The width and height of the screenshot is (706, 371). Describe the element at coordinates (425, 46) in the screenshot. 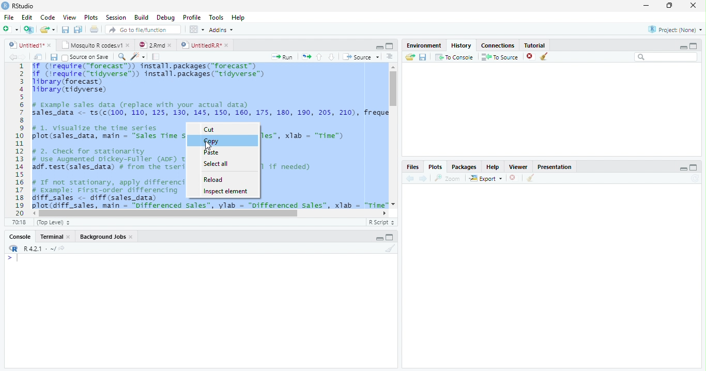

I see `Environment` at that location.